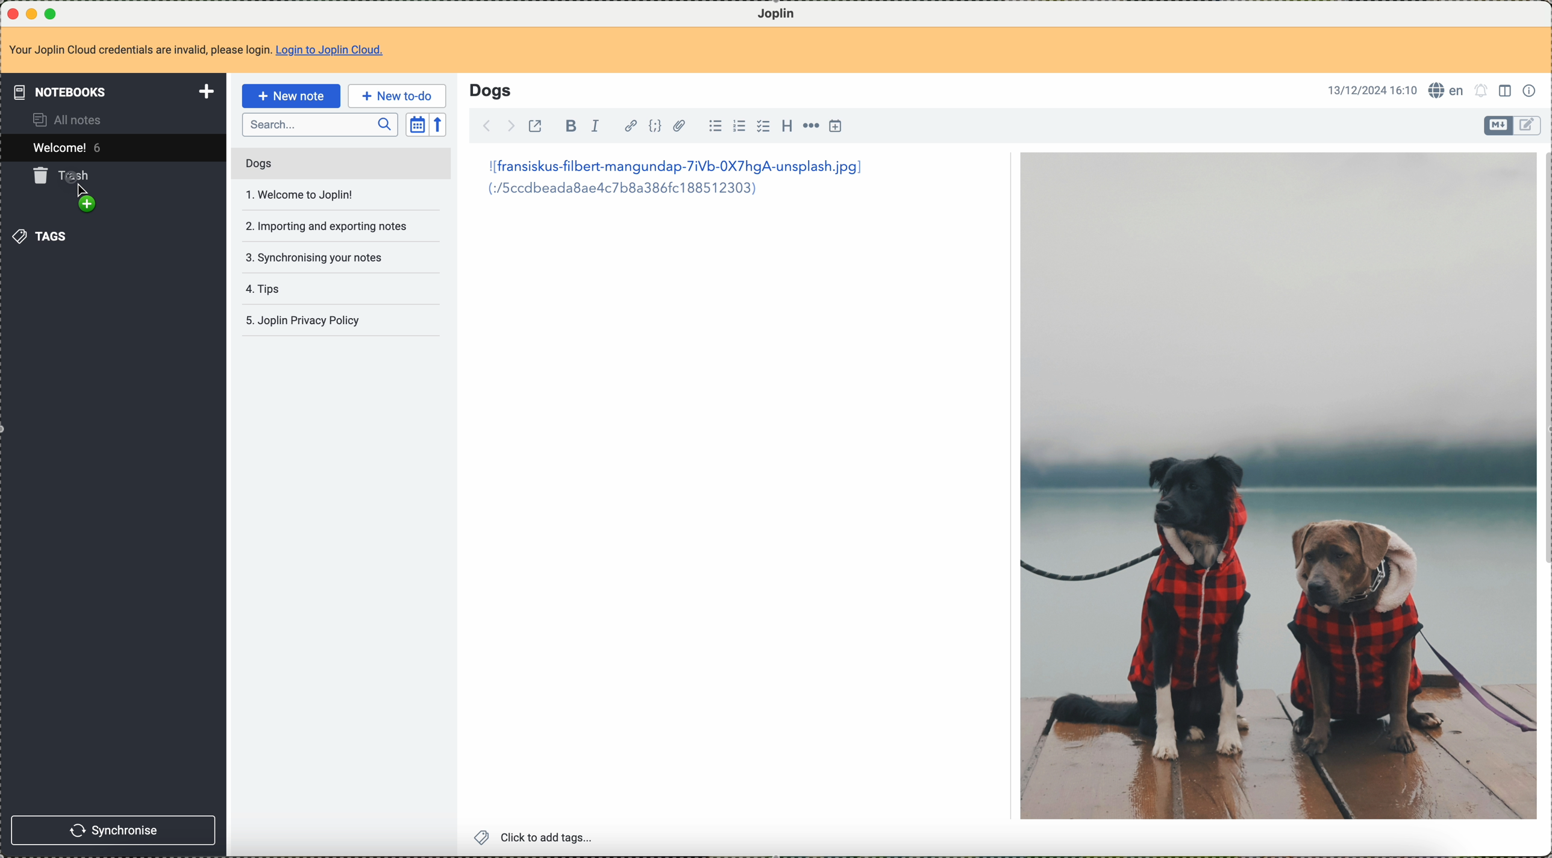  What do you see at coordinates (683, 127) in the screenshot?
I see `attach file` at bounding box center [683, 127].